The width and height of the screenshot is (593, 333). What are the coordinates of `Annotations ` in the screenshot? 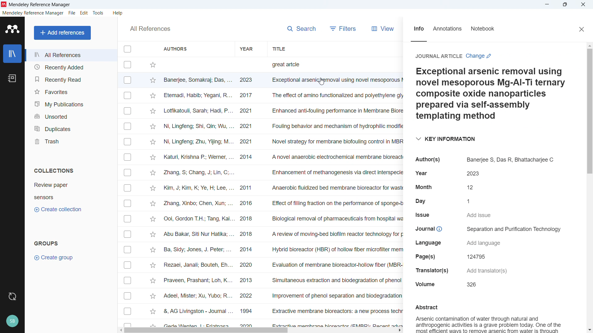 It's located at (448, 29).